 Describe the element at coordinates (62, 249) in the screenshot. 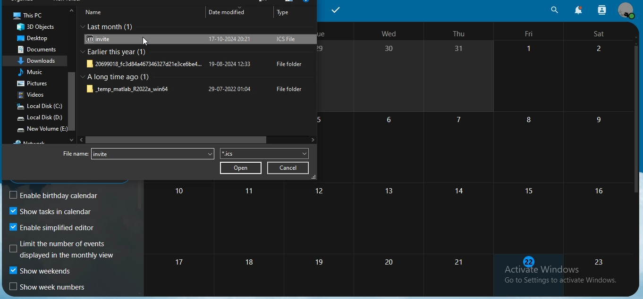

I see `limit the number of events displayed in the monthly view` at that location.